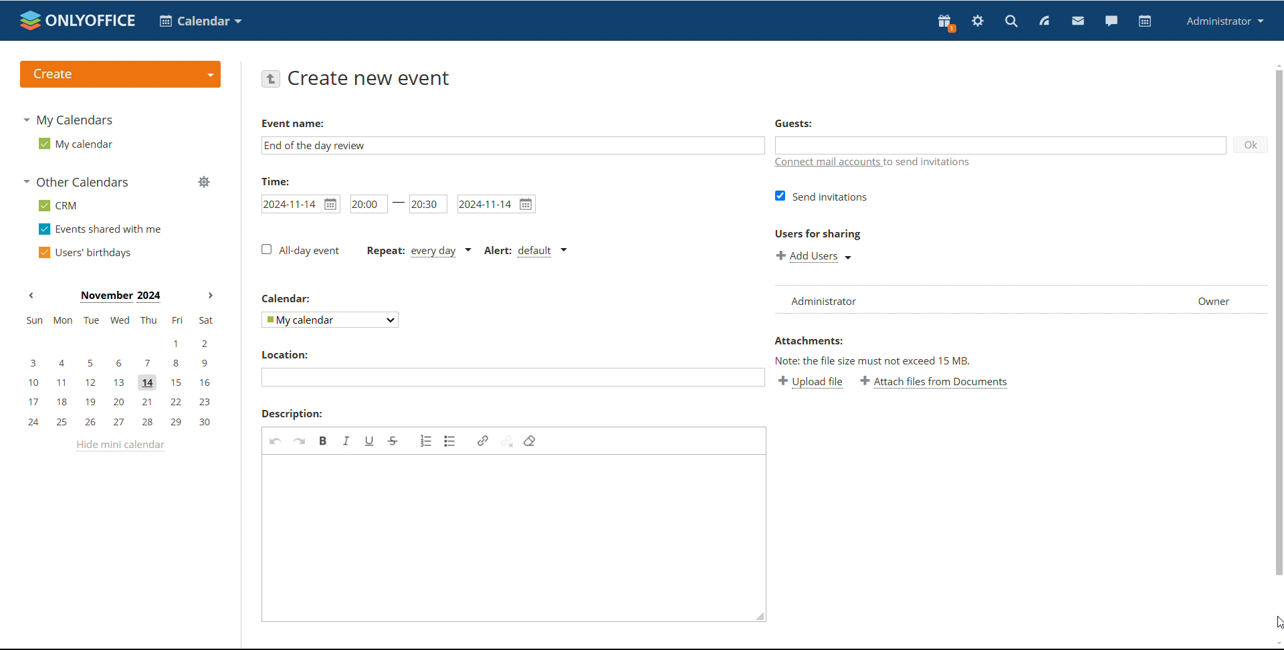 The height and width of the screenshot is (650, 1284). What do you see at coordinates (972, 300) in the screenshot?
I see `list of users` at bounding box center [972, 300].